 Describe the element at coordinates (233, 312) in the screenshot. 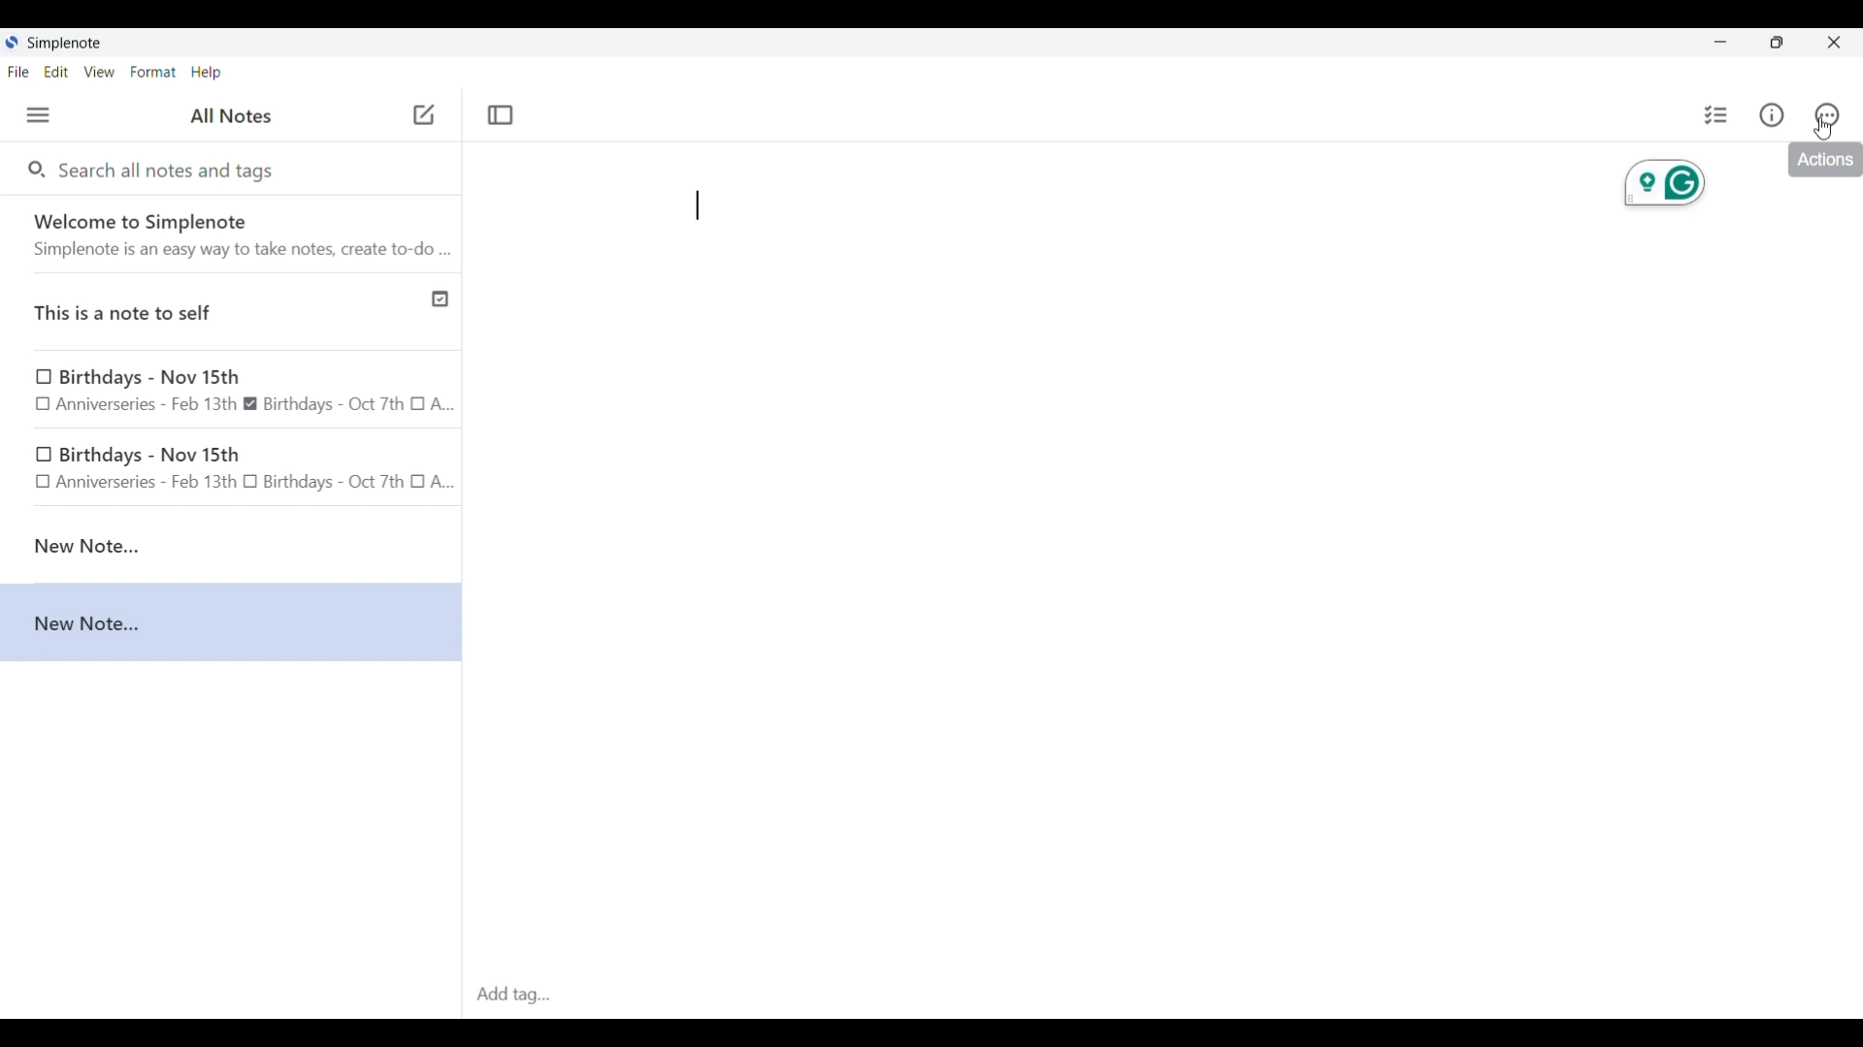

I see `Published note indicated by check icon` at that location.